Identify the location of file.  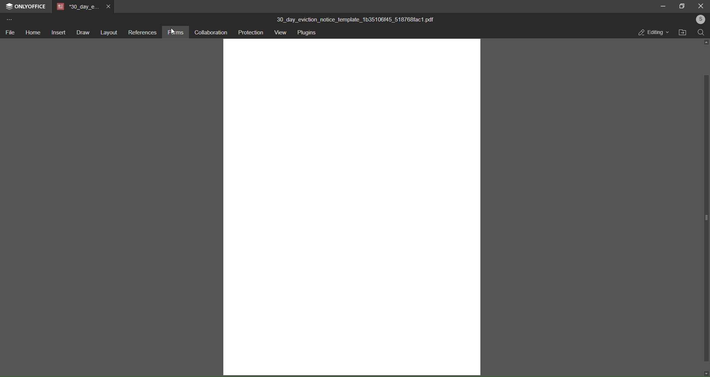
(10, 33).